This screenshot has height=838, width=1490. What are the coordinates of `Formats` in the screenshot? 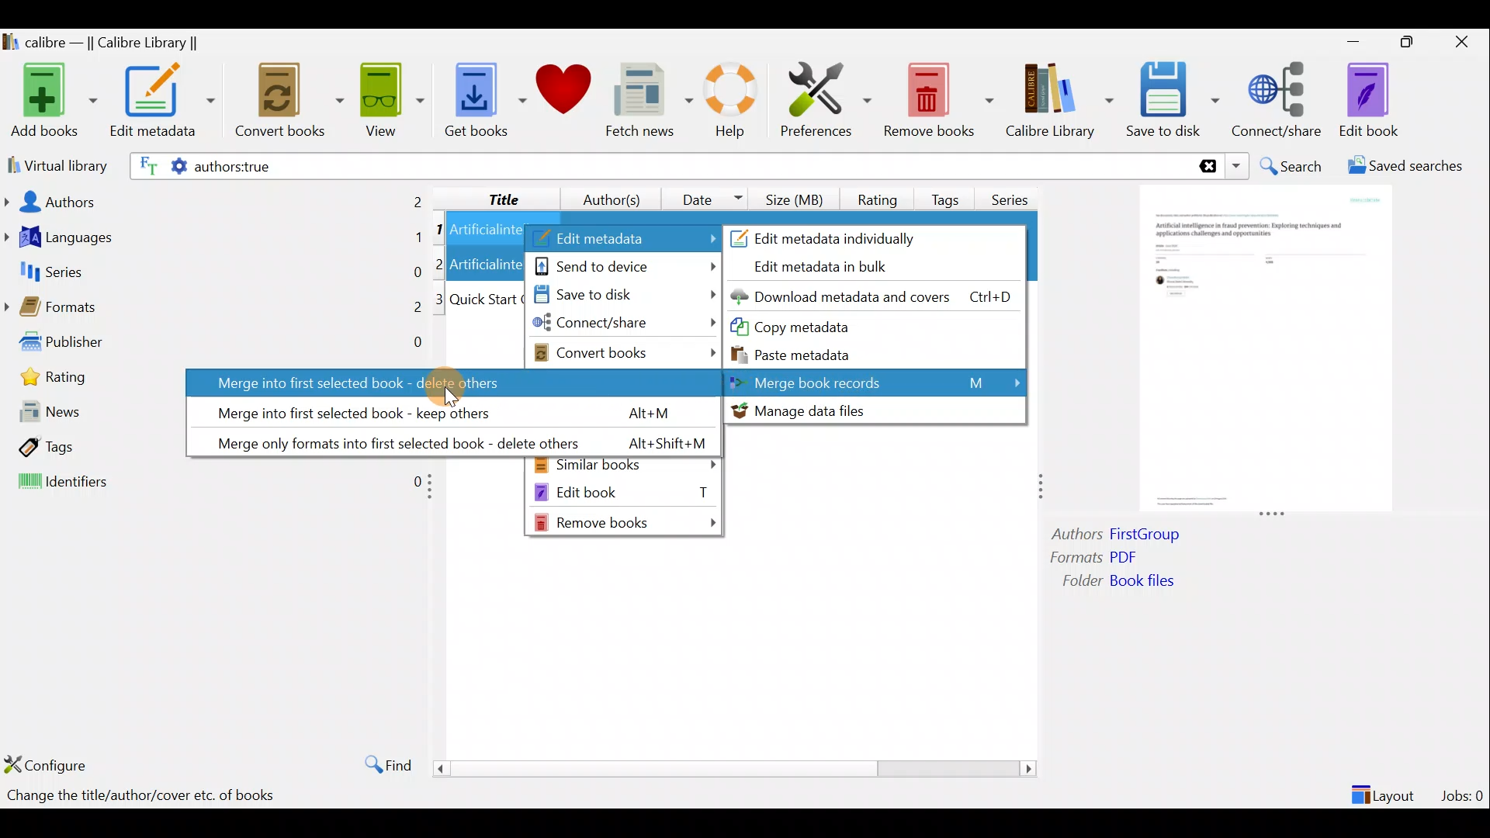 It's located at (213, 311).